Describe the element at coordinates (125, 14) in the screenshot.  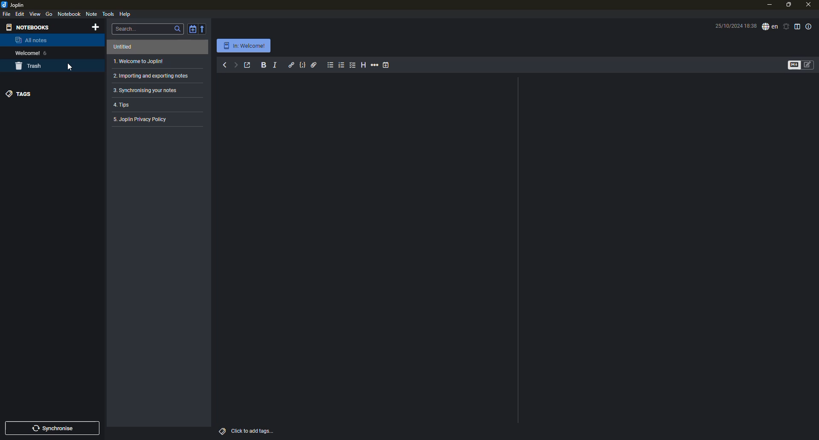
I see `help` at that location.